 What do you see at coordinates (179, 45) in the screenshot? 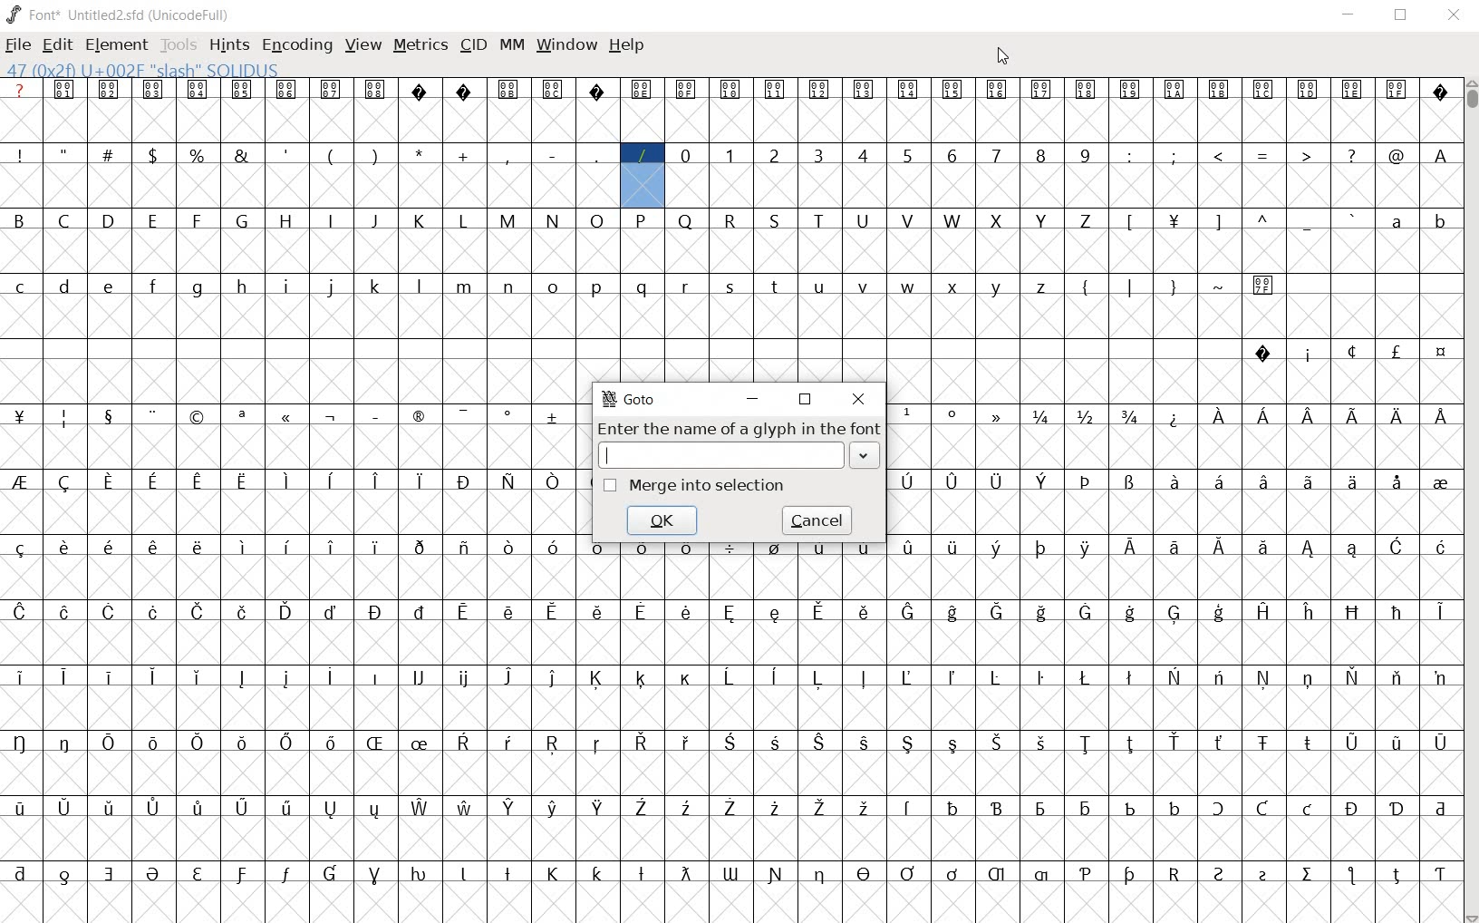
I see `TOOLS` at bounding box center [179, 45].